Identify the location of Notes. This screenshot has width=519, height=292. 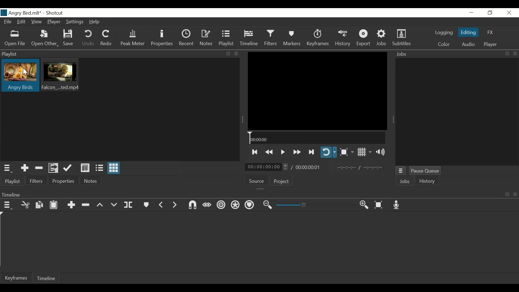
(91, 182).